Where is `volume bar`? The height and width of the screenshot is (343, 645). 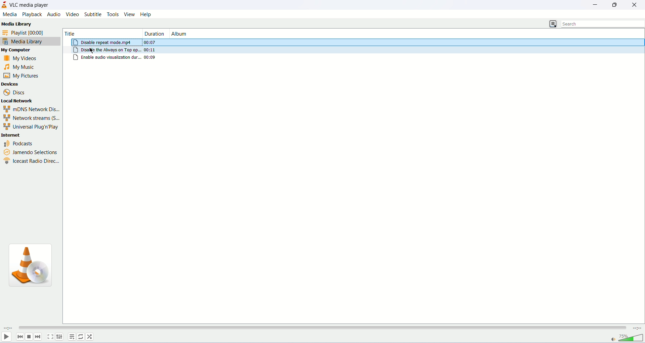 volume bar is located at coordinates (632, 338).